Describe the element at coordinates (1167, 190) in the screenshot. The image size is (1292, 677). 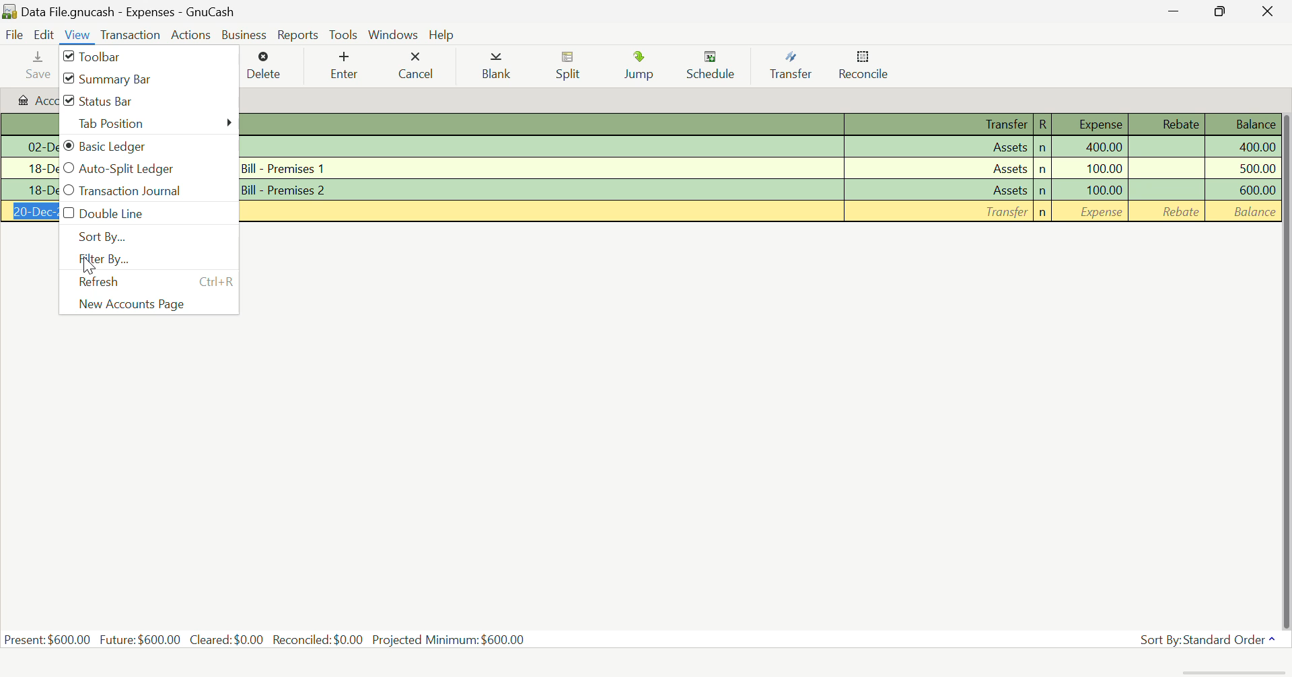
I see `Rebate` at that location.